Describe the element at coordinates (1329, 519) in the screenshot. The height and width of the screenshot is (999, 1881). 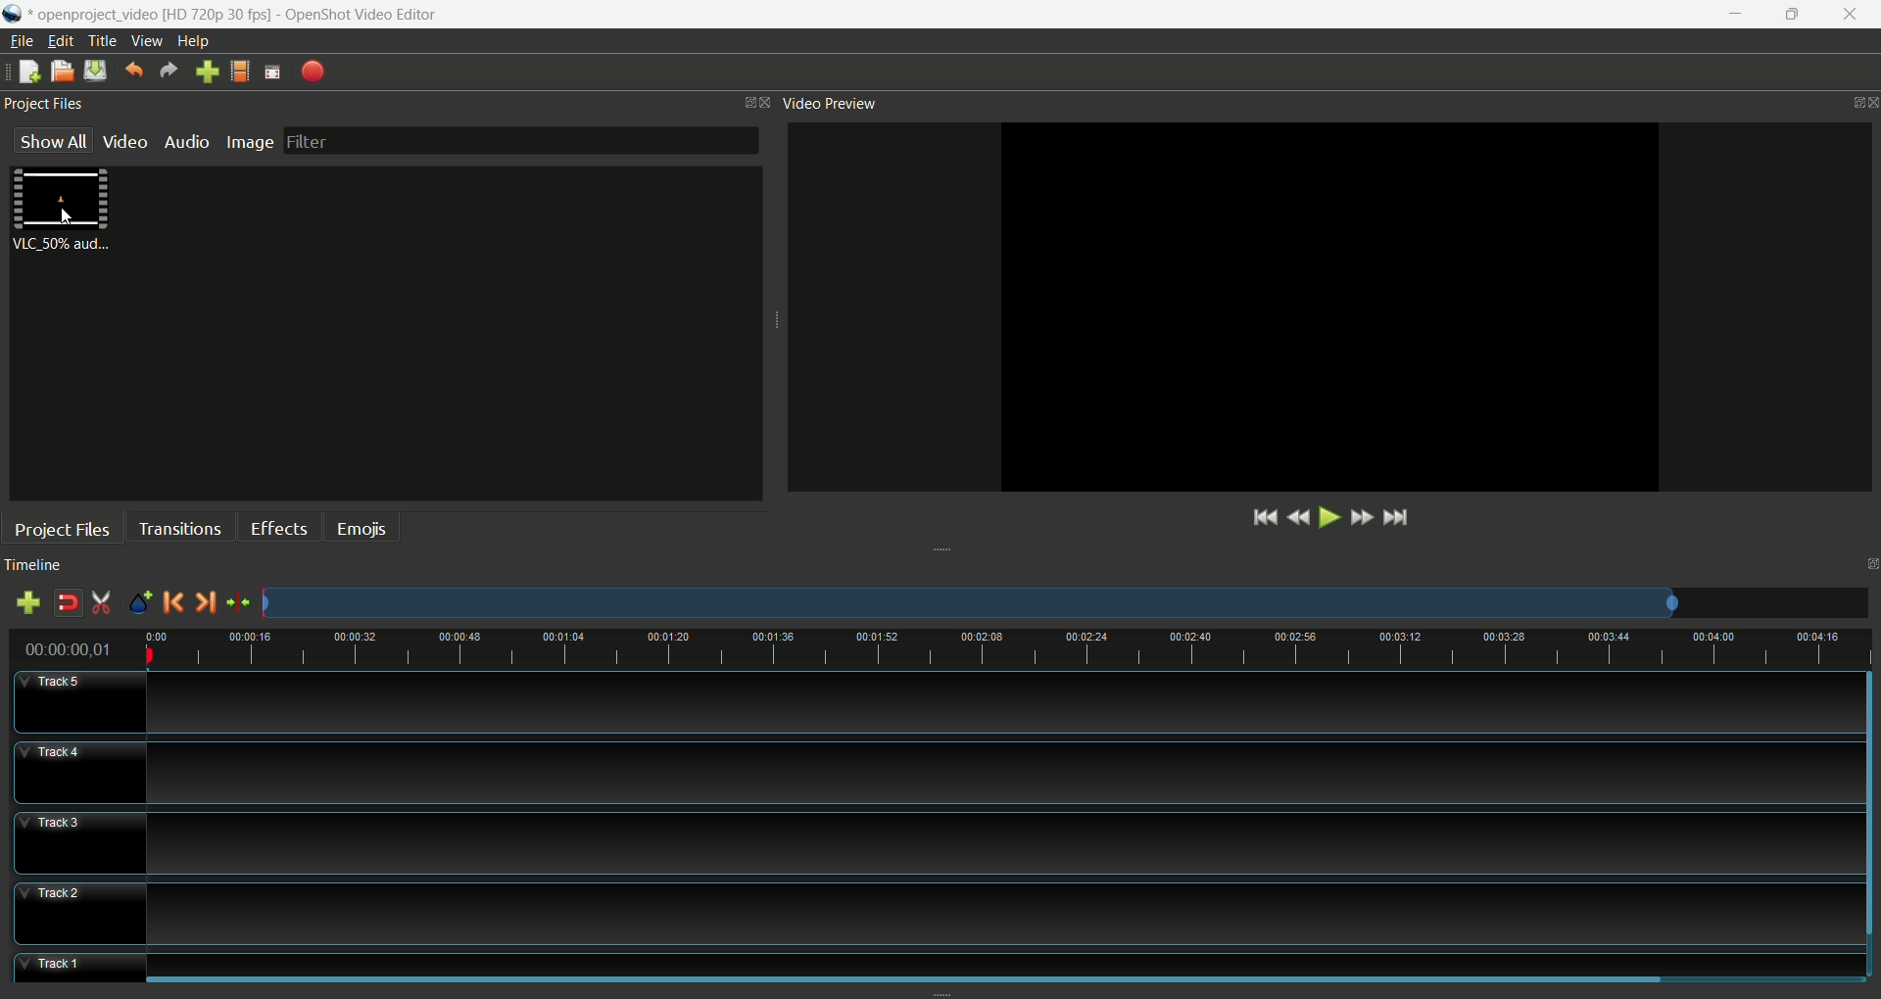
I see `play` at that location.